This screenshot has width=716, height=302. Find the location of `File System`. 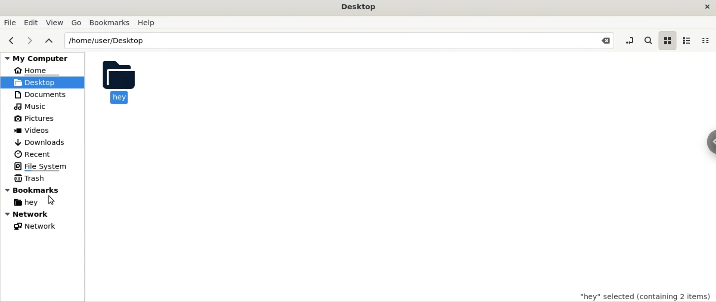

File System is located at coordinates (43, 166).